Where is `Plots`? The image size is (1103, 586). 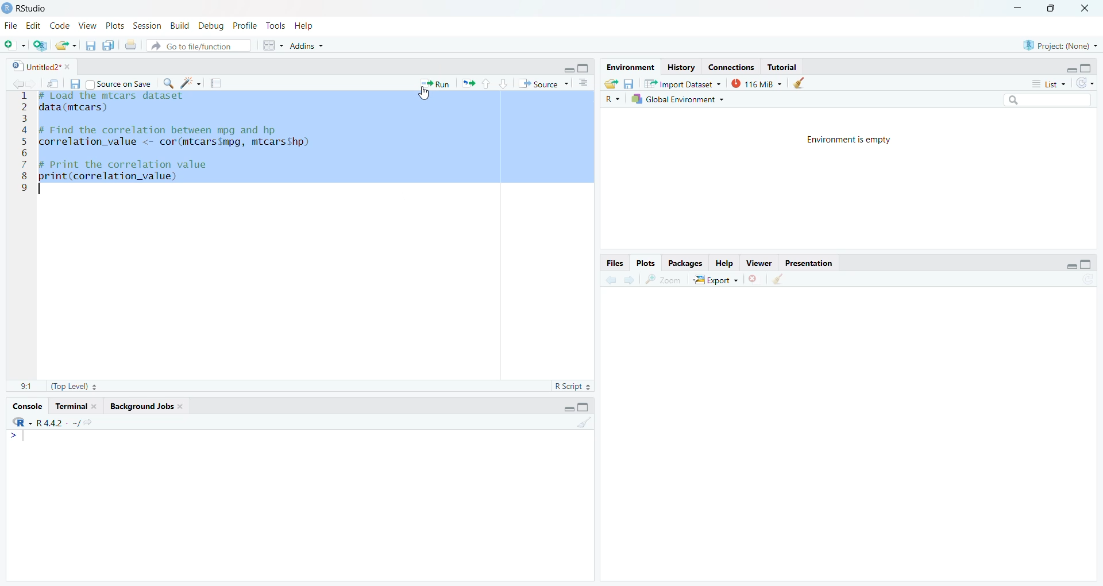 Plots is located at coordinates (115, 25).